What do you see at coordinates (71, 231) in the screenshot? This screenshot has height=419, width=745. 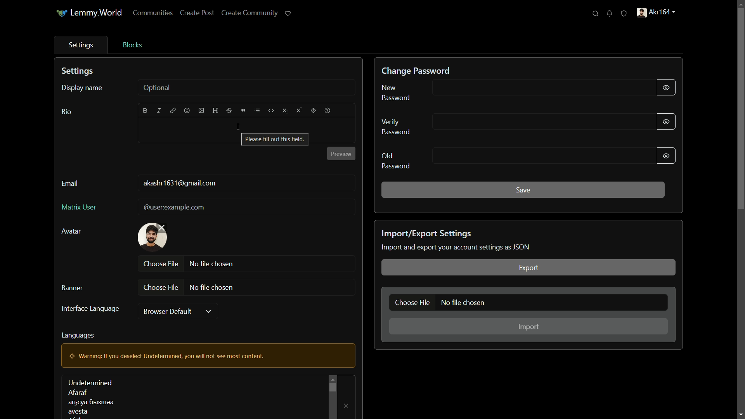 I see `avatar` at bounding box center [71, 231].